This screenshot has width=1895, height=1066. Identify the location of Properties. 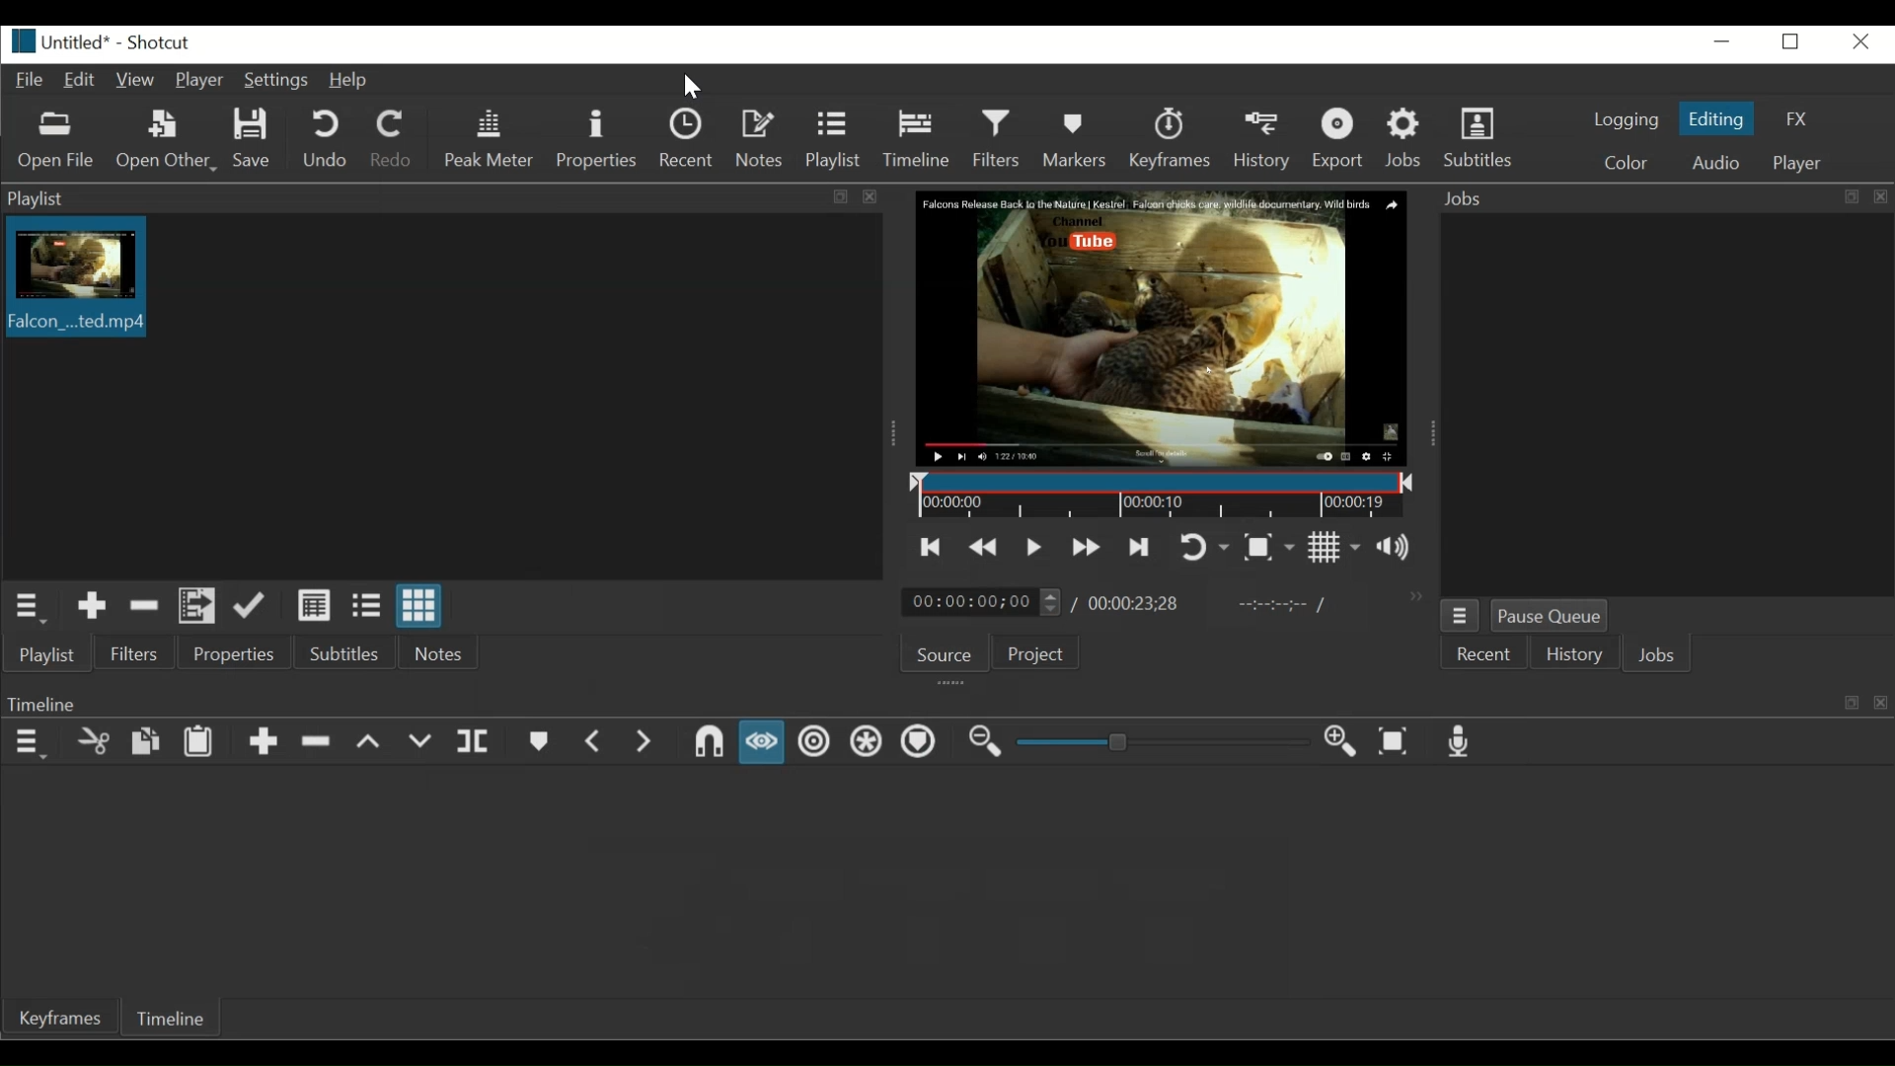
(233, 652).